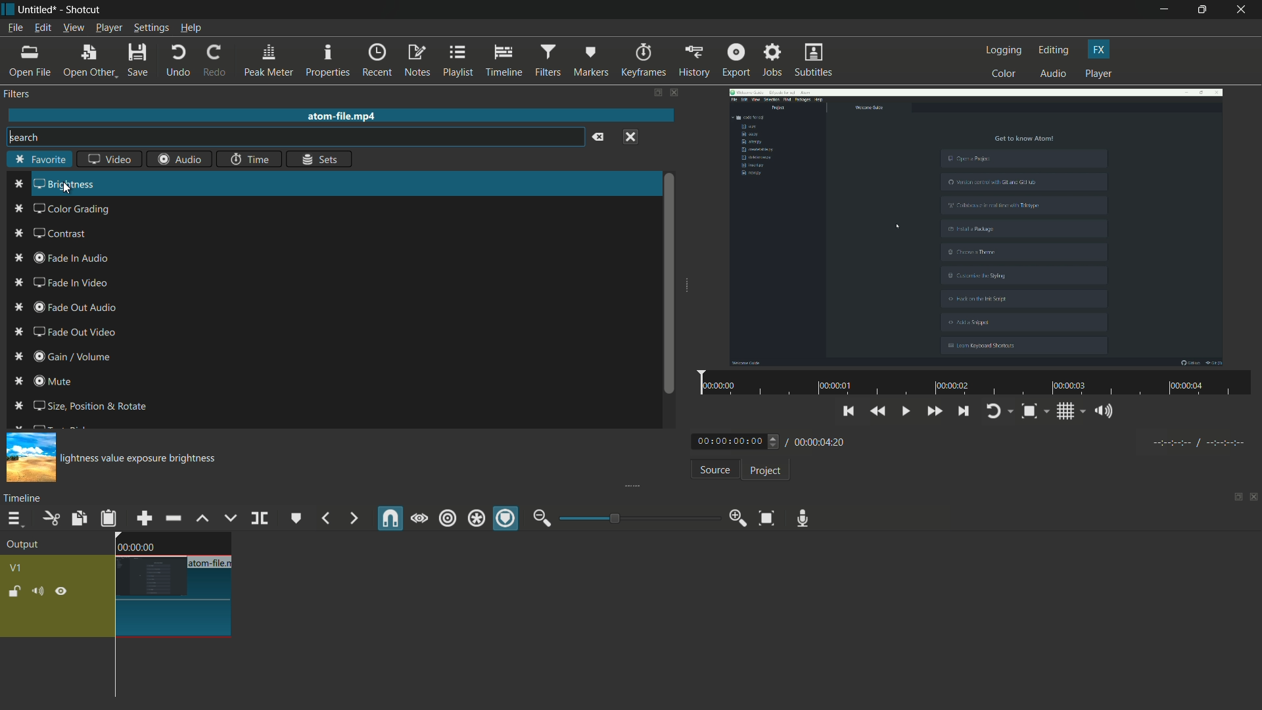  I want to click on clear search, so click(597, 137).